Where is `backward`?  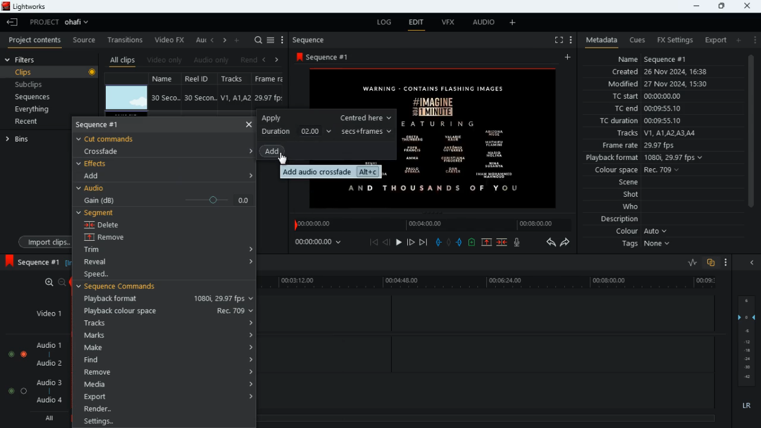 backward is located at coordinates (551, 242).